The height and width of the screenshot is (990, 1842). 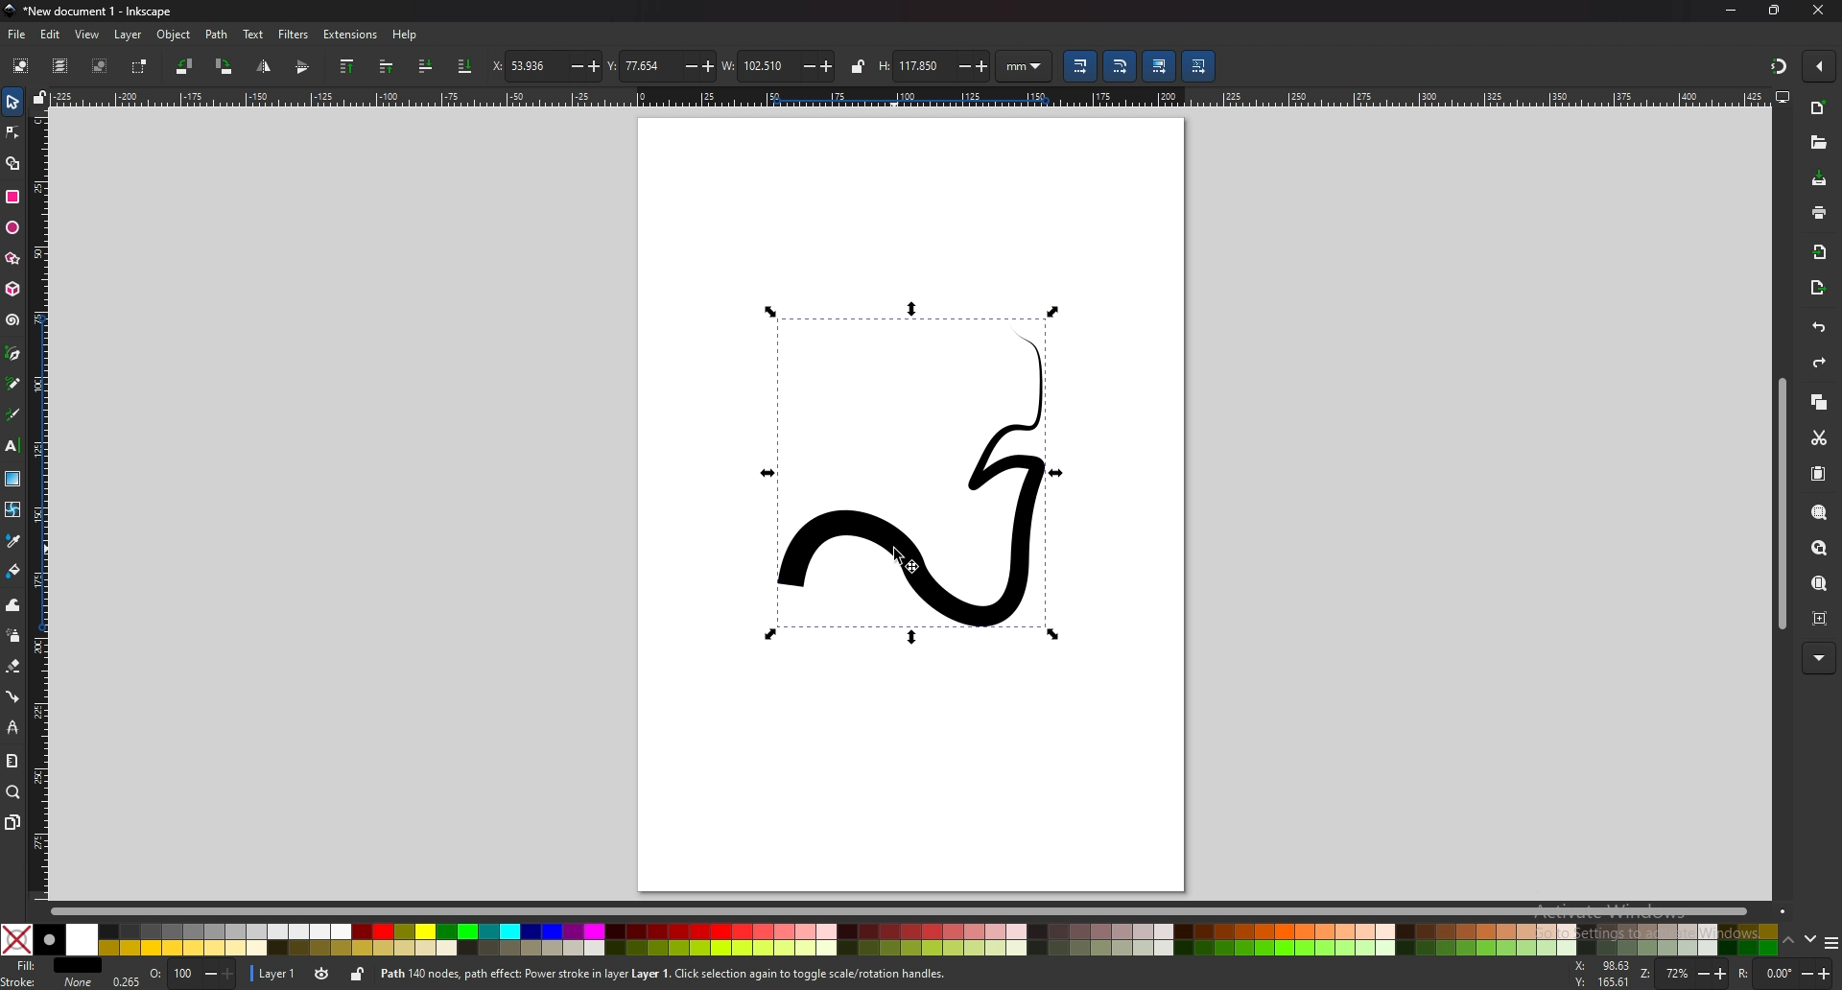 What do you see at coordinates (13, 540) in the screenshot?
I see `dropper` at bounding box center [13, 540].